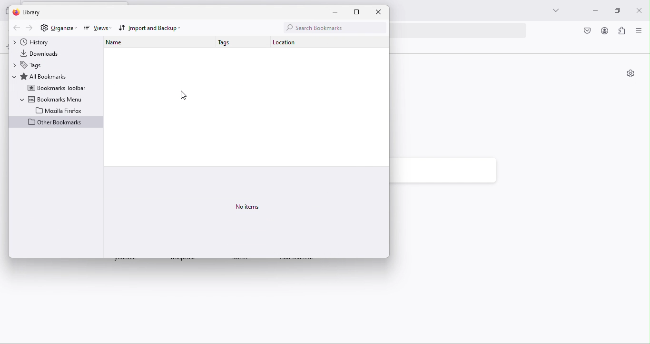  Describe the element at coordinates (43, 28) in the screenshot. I see `settings` at that location.